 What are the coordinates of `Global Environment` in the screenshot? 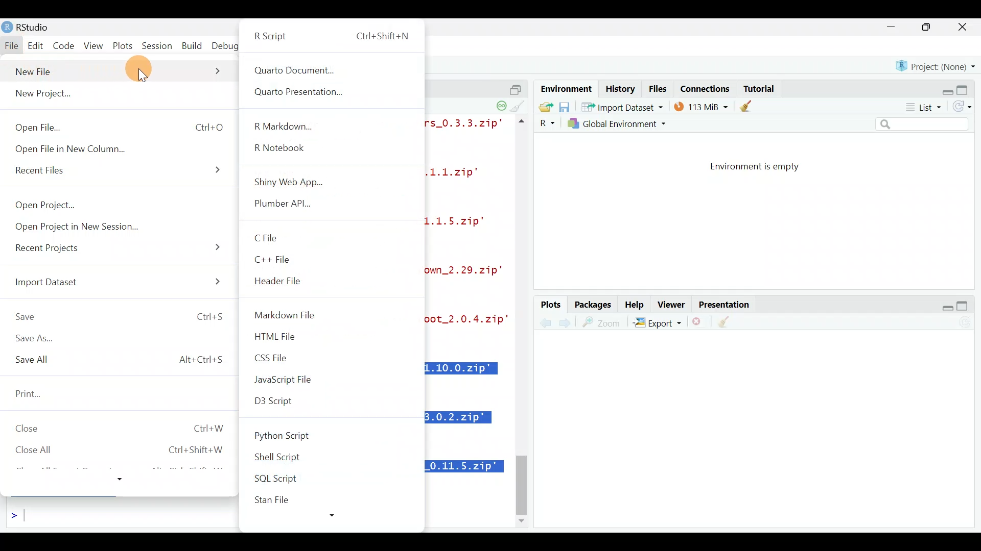 It's located at (625, 123).